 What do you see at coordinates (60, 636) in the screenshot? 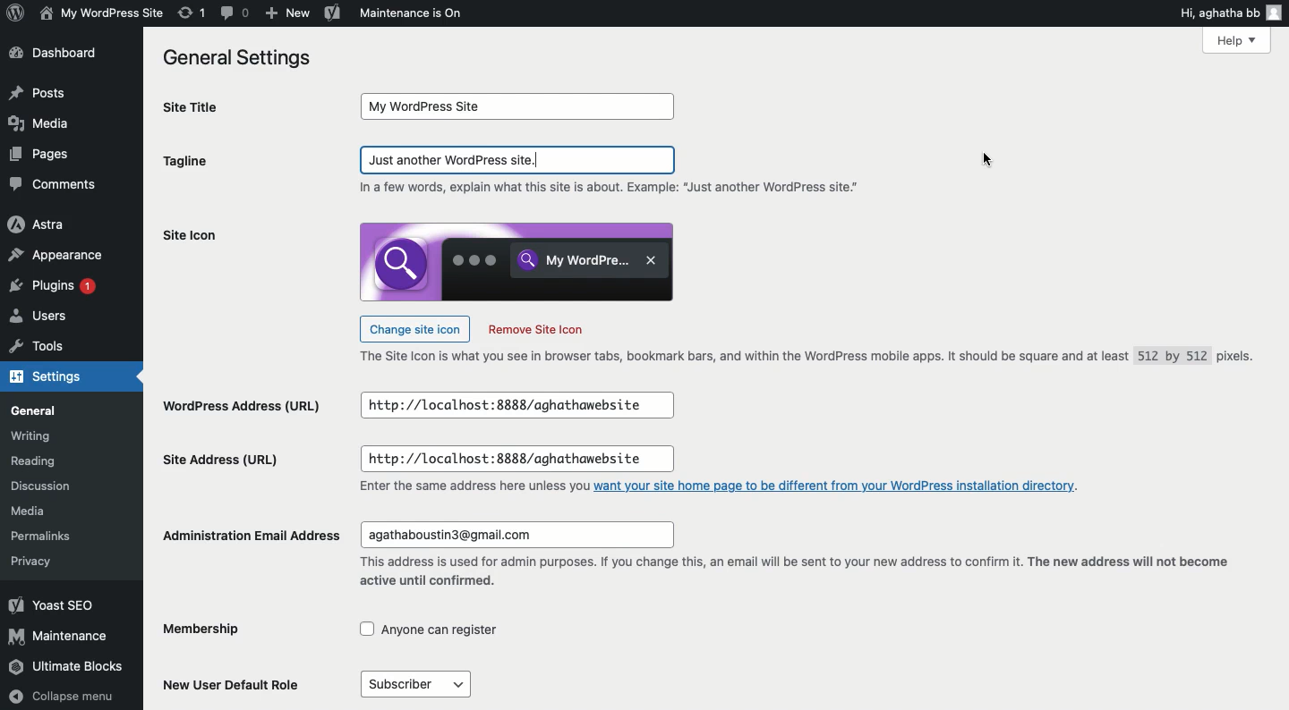
I see `Maintenance` at bounding box center [60, 636].